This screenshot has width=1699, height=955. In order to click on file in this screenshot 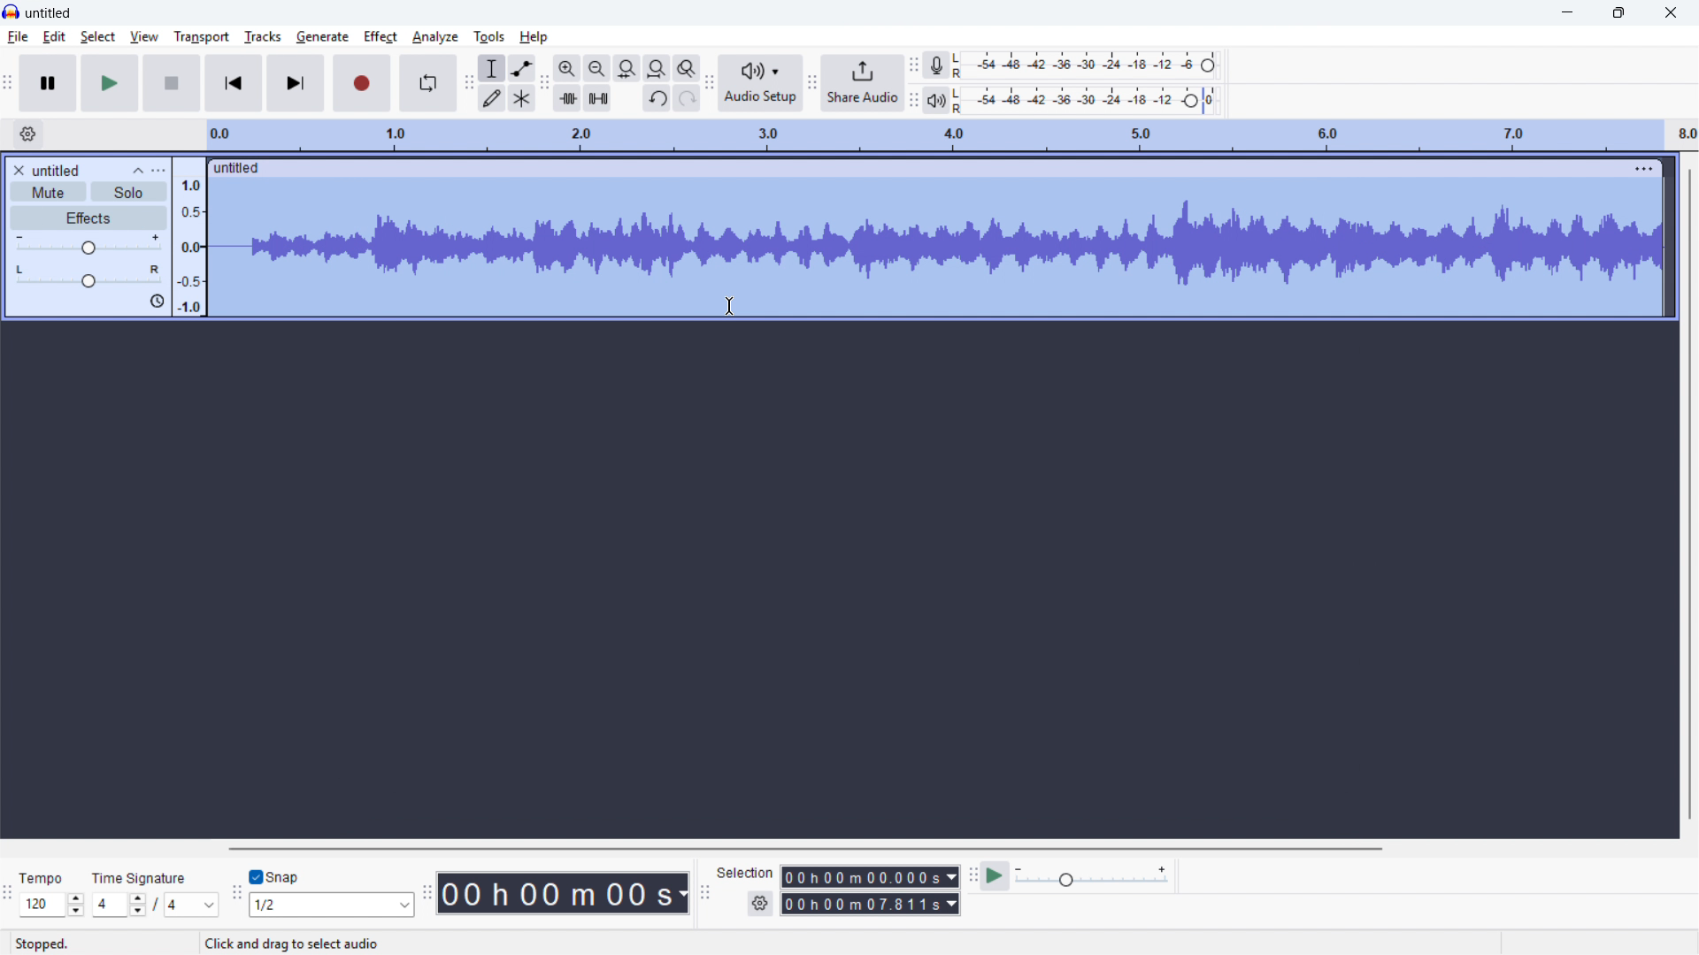, I will do `click(19, 37)`.